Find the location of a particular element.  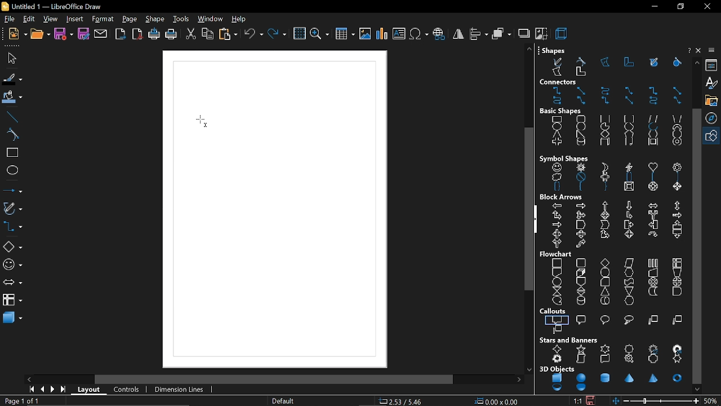

polygon 45 filled is located at coordinates (580, 73).